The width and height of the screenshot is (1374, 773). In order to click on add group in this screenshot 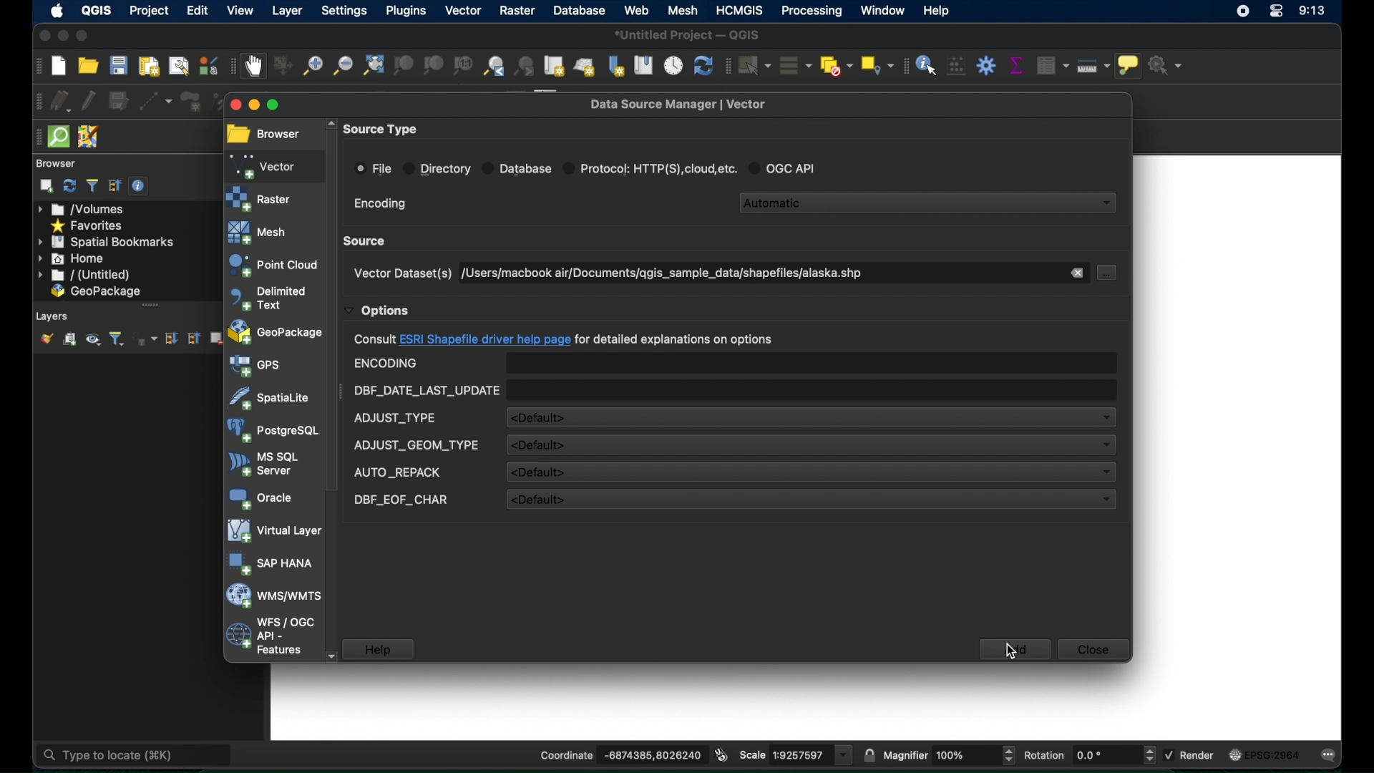, I will do `click(69, 340)`.